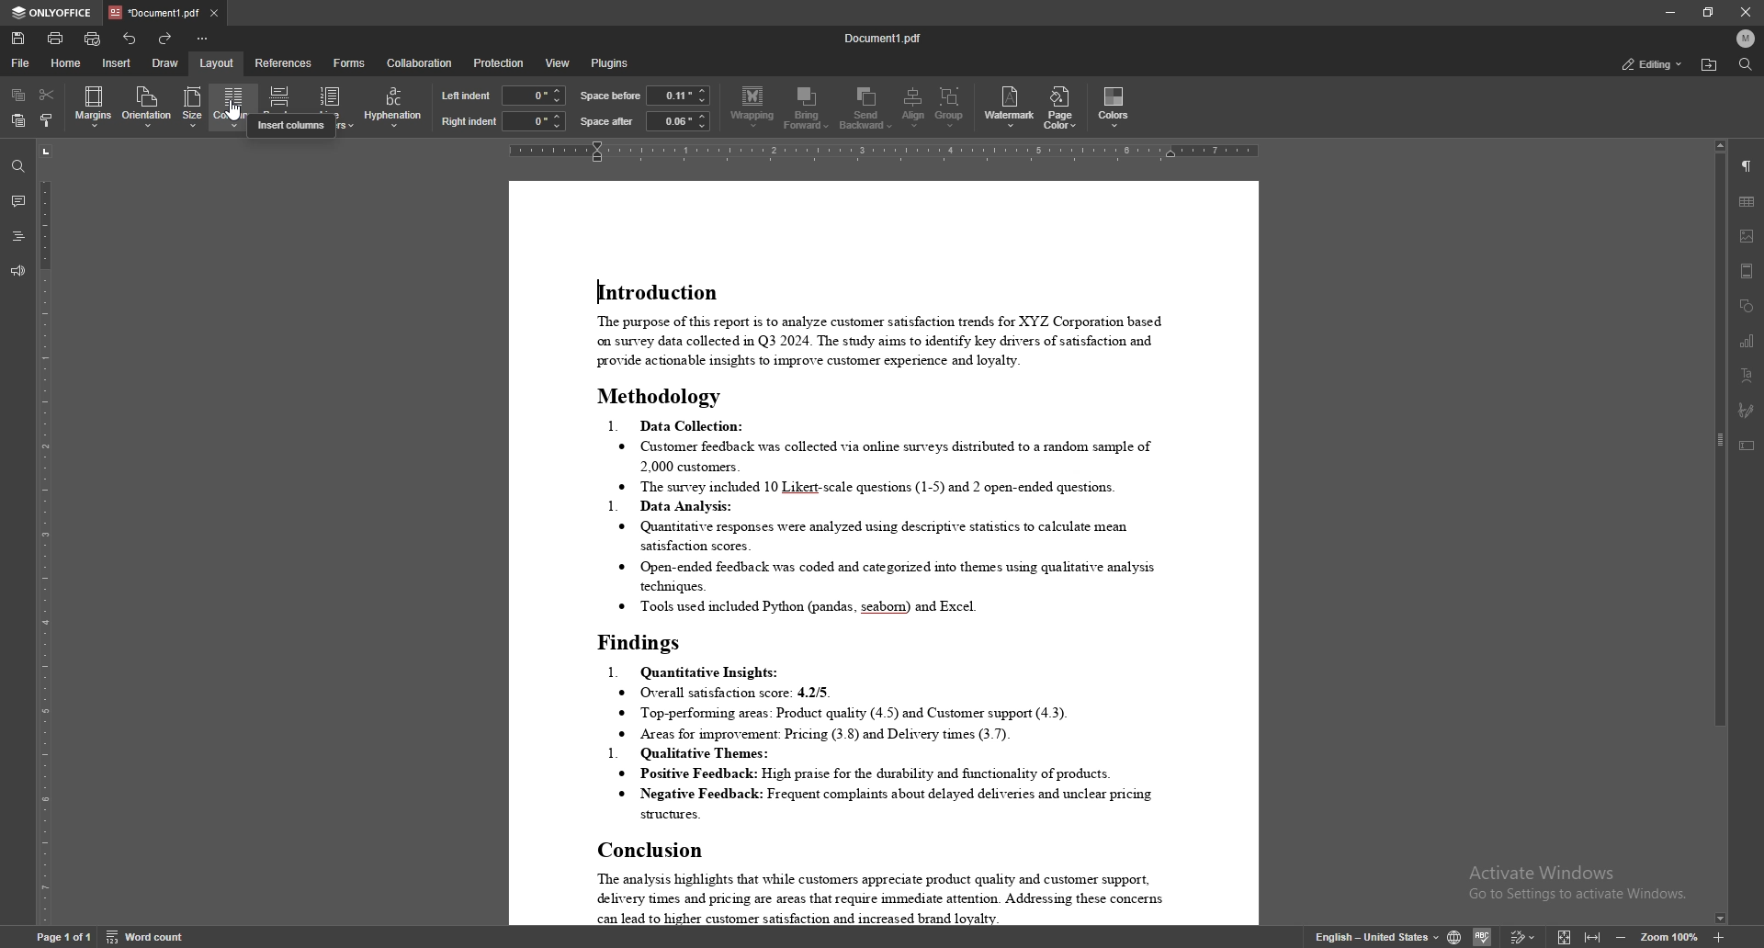 The height and width of the screenshot is (948, 1764). Describe the element at coordinates (913, 107) in the screenshot. I see `align` at that location.